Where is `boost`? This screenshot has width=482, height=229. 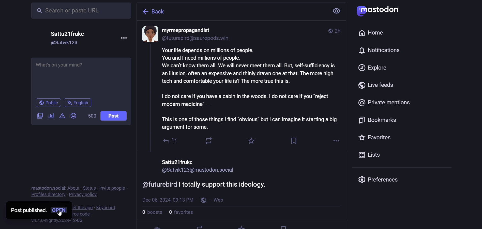
boost is located at coordinates (201, 226).